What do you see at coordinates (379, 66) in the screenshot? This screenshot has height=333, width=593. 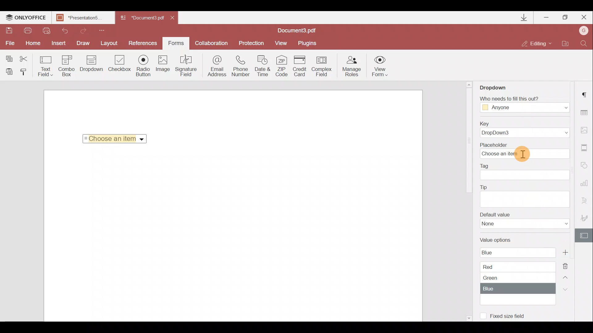 I see `View form` at bounding box center [379, 66].